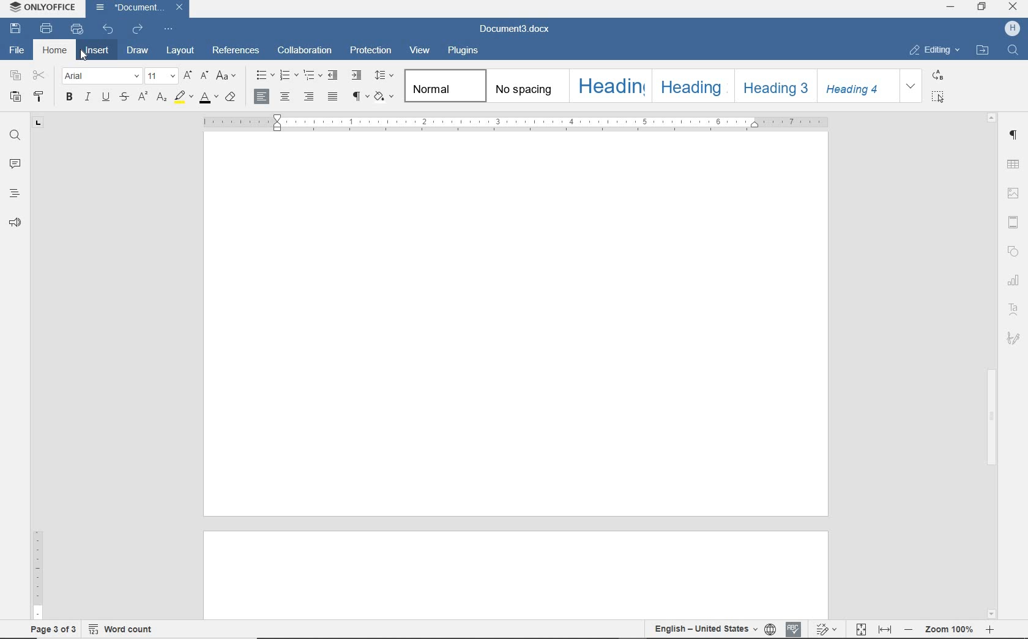 The image size is (1028, 639). What do you see at coordinates (204, 75) in the screenshot?
I see `DECREASE FONT SIZE` at bounding box center [204, 75].